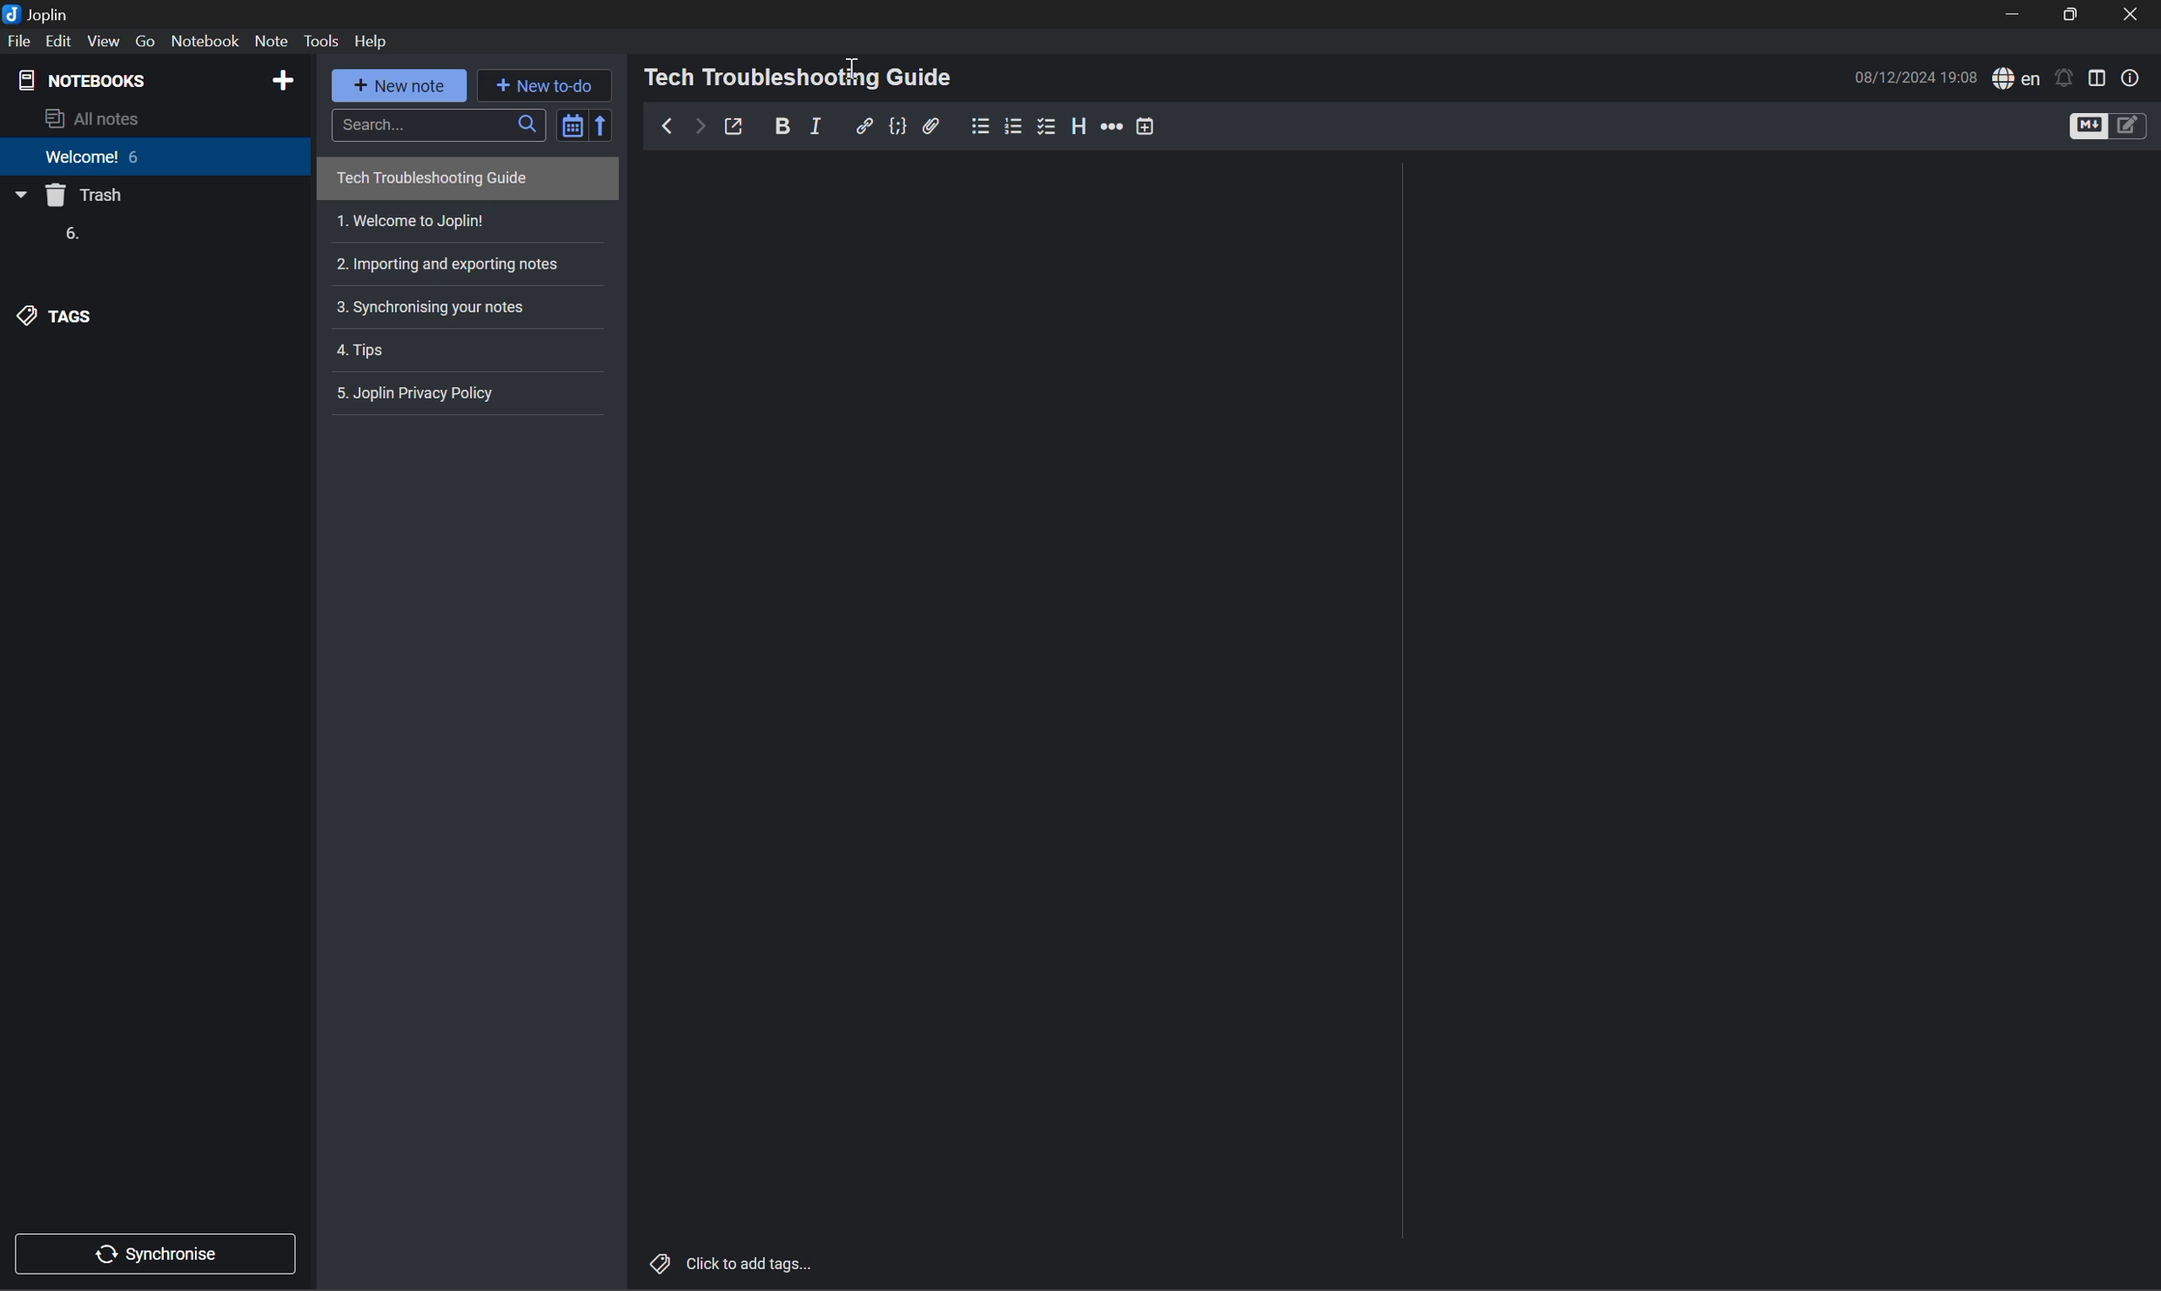  Describe the element at coordinates (283, 78) in the screenshot. I see `Add notebook` at that location.